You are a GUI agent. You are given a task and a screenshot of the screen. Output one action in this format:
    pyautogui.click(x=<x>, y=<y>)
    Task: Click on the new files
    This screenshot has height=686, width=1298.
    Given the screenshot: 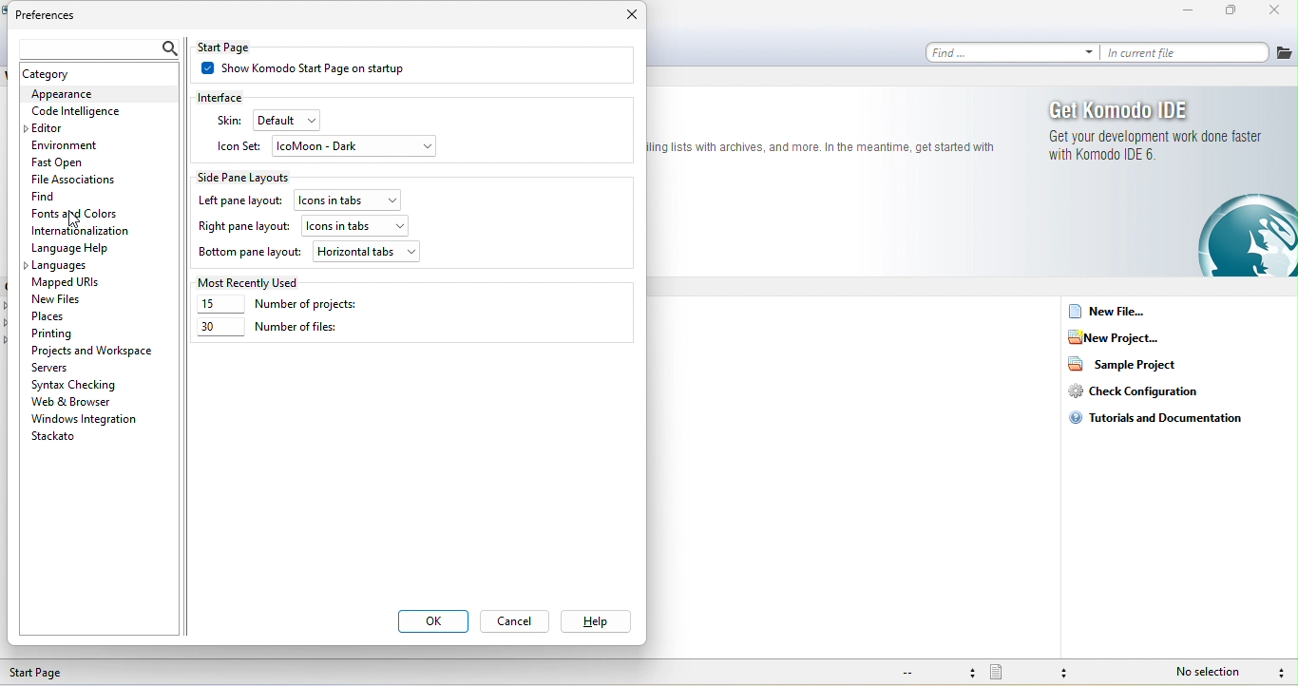 What is the action you would take?
    pyautogui.click(x=62, y=300)
    